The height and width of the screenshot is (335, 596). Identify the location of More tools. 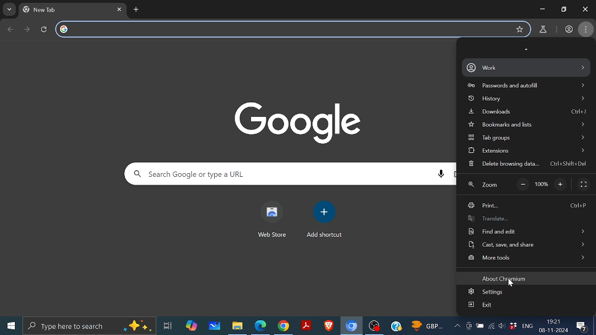
(526, 257).